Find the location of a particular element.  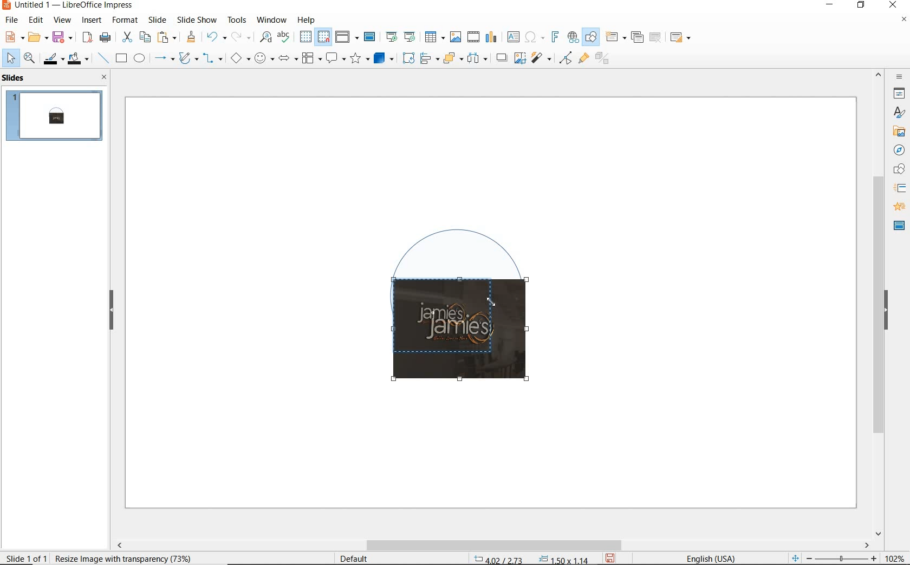

redo is located at coordinates (240, 37).